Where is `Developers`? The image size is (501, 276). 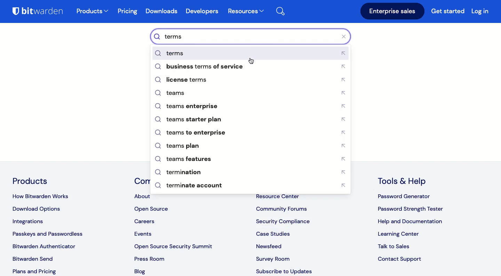
Developers is located at coordinates (202, 11).